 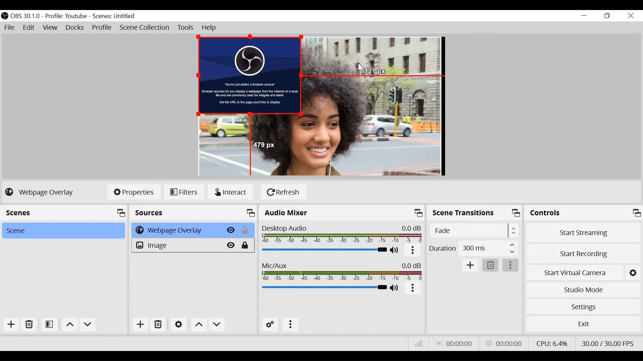 What do you see at coordinates (583, 233) in the screenshot?
I see `Start Streaming` at bounding box center [583, 233].